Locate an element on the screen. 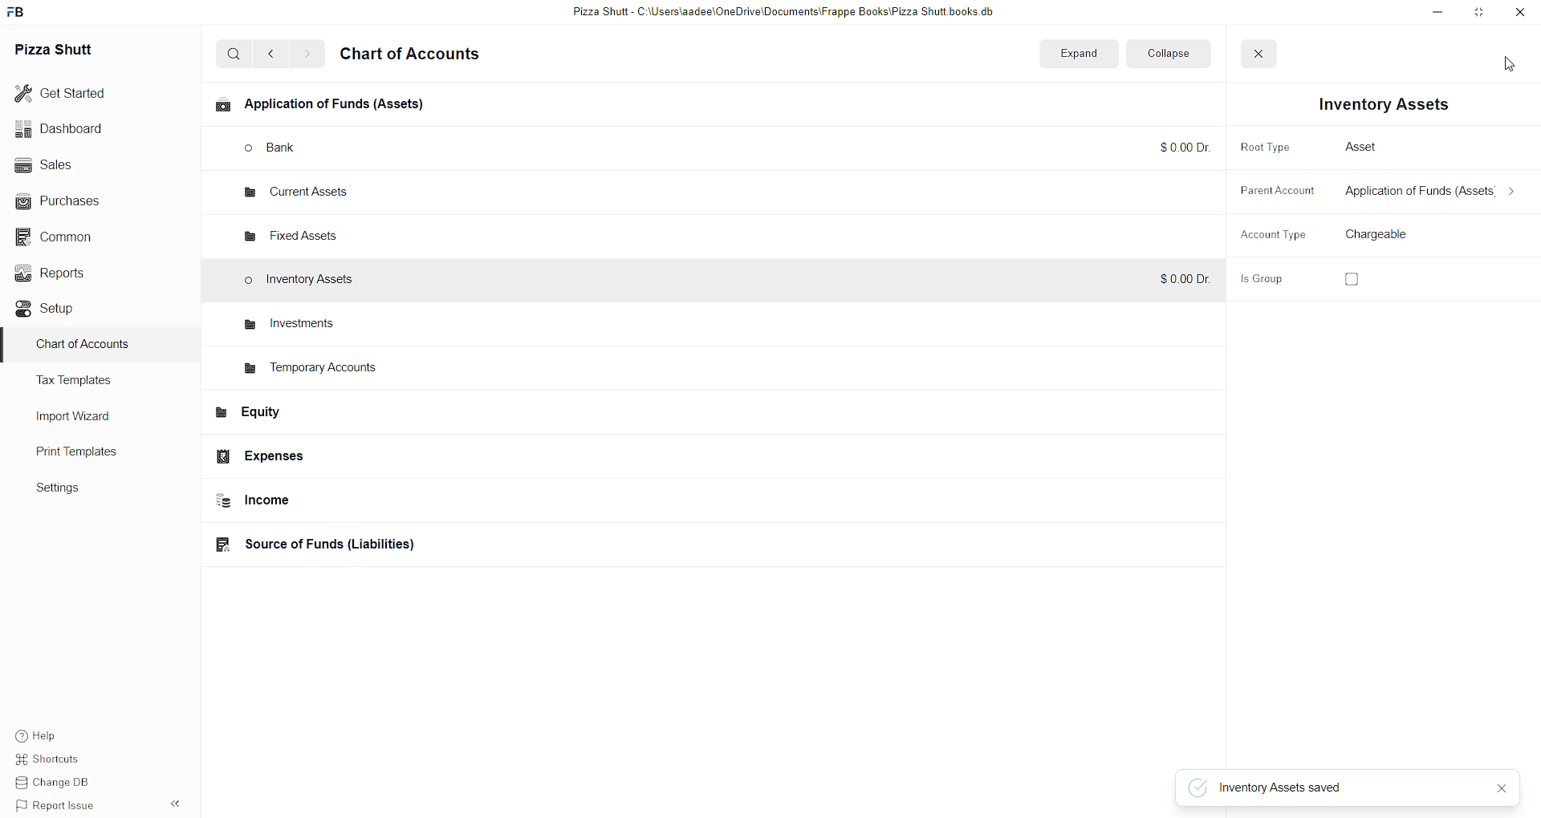 Image resolution: width=1541 pixels, height=818 pixels. expand is located at coordinates (1078, 52).